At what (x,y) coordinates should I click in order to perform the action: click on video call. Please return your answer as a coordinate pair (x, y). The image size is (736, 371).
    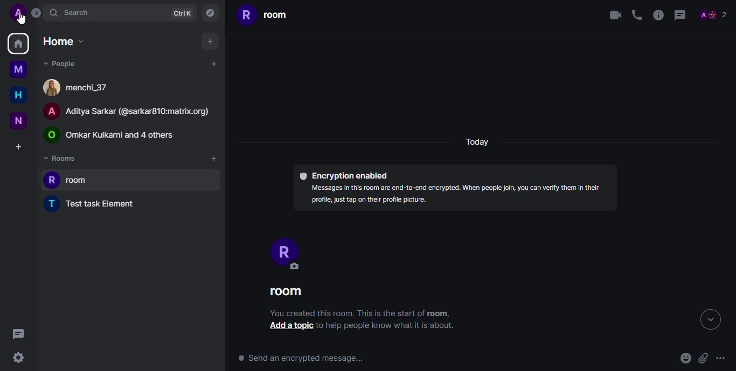
    Looking at the image, I should click on (613, 15).